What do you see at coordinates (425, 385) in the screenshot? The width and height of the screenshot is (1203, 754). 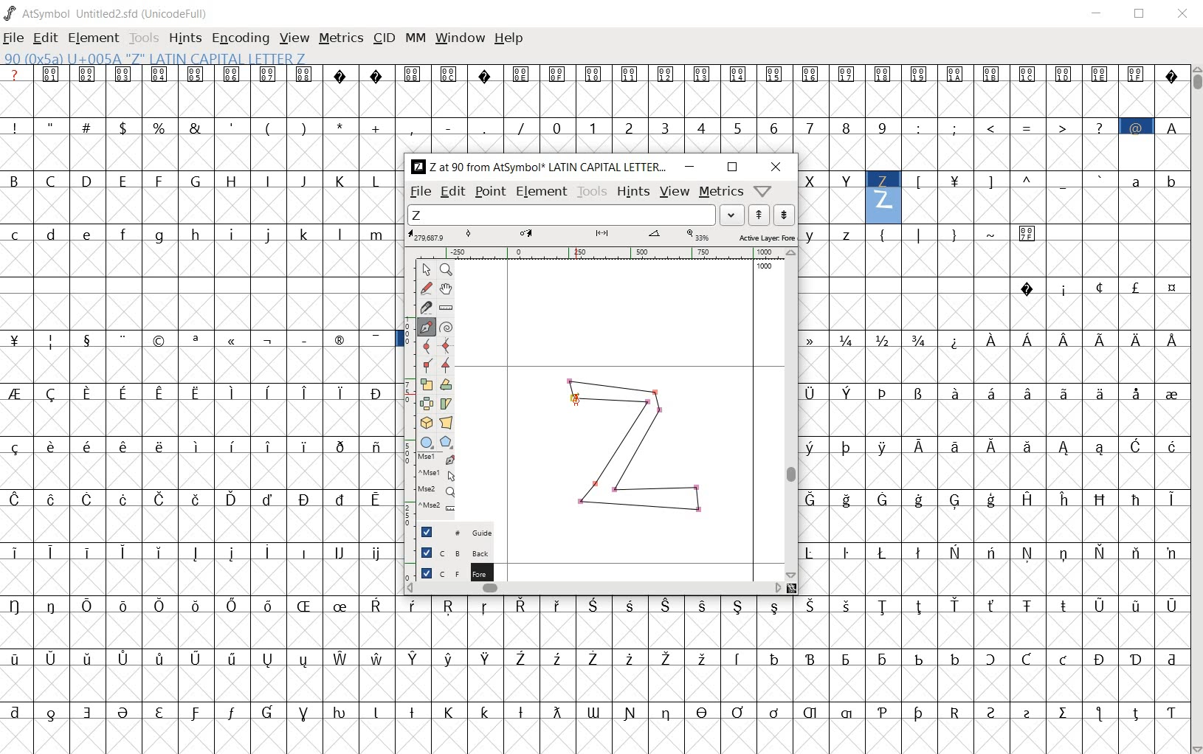 I see `scale the selection` at bounding box center [425, 385].